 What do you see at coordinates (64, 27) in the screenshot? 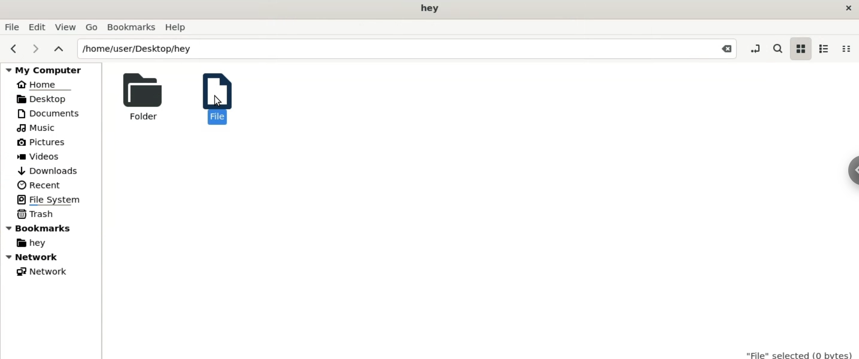
I see `view` at bounding box center [64, 27].